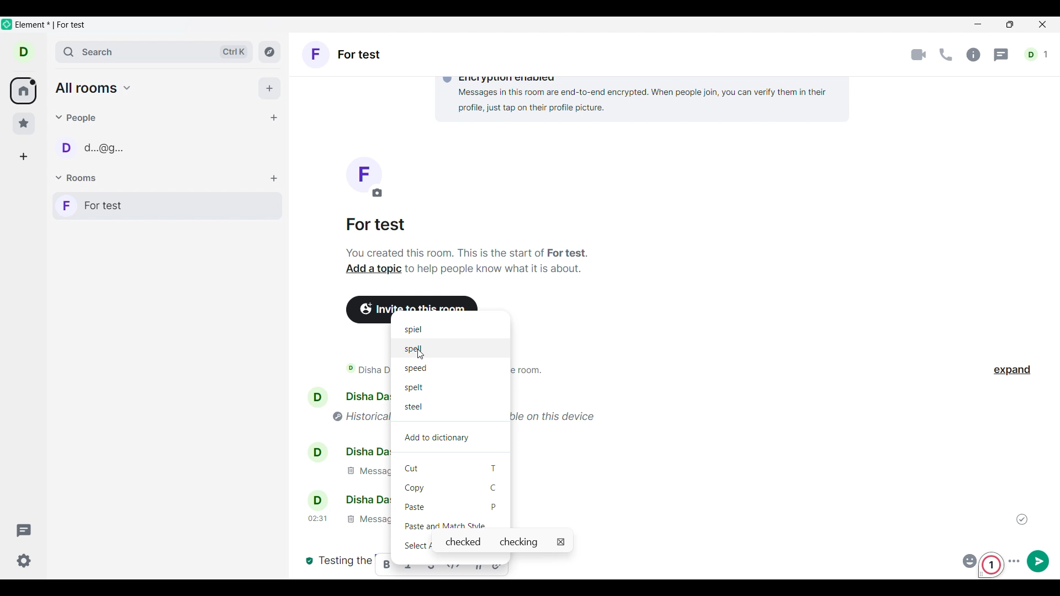 This screenshot has width=1060, height=596. What do you see at coordinates (1022, 519) in the screenshot?
I see `Indicates message was sent` at bounding box center [1022, 519].